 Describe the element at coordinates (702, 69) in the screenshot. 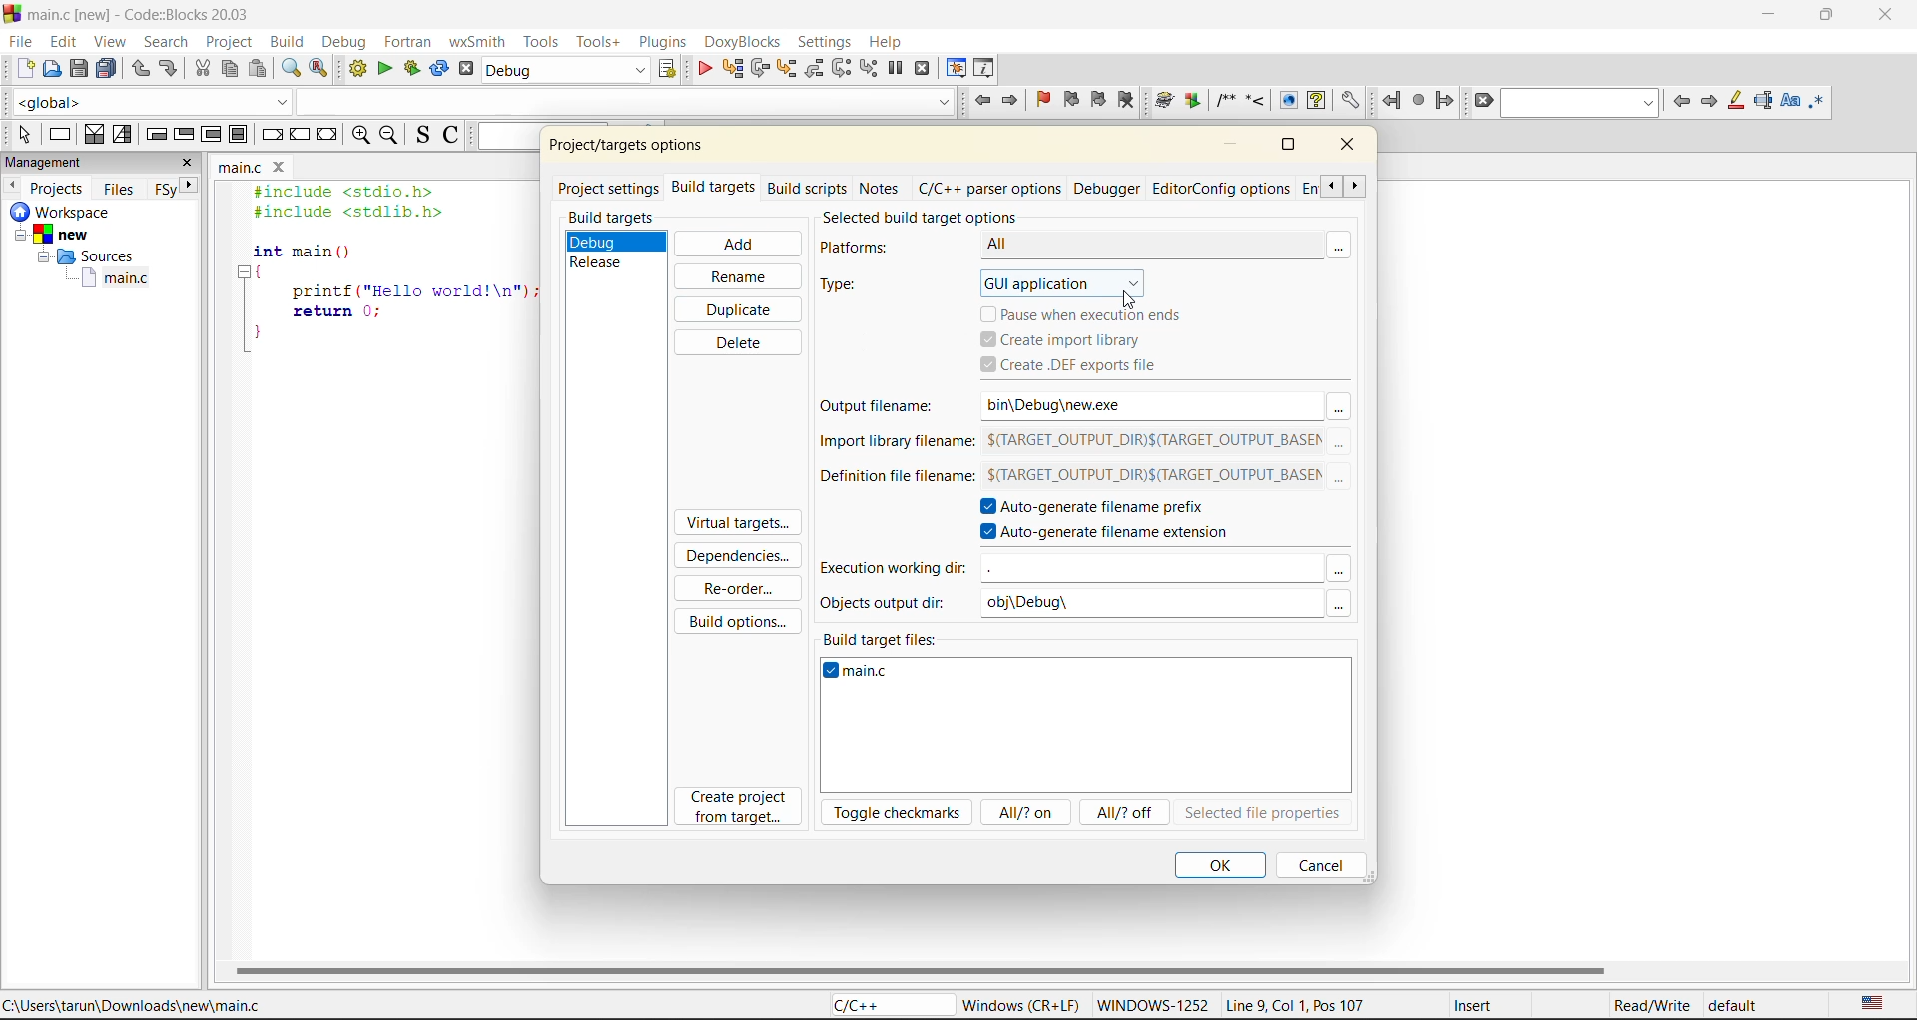

I see `debug` at that location.